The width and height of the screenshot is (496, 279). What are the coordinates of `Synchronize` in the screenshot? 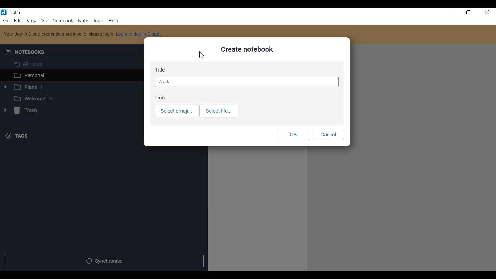 It's located at (103, 261).